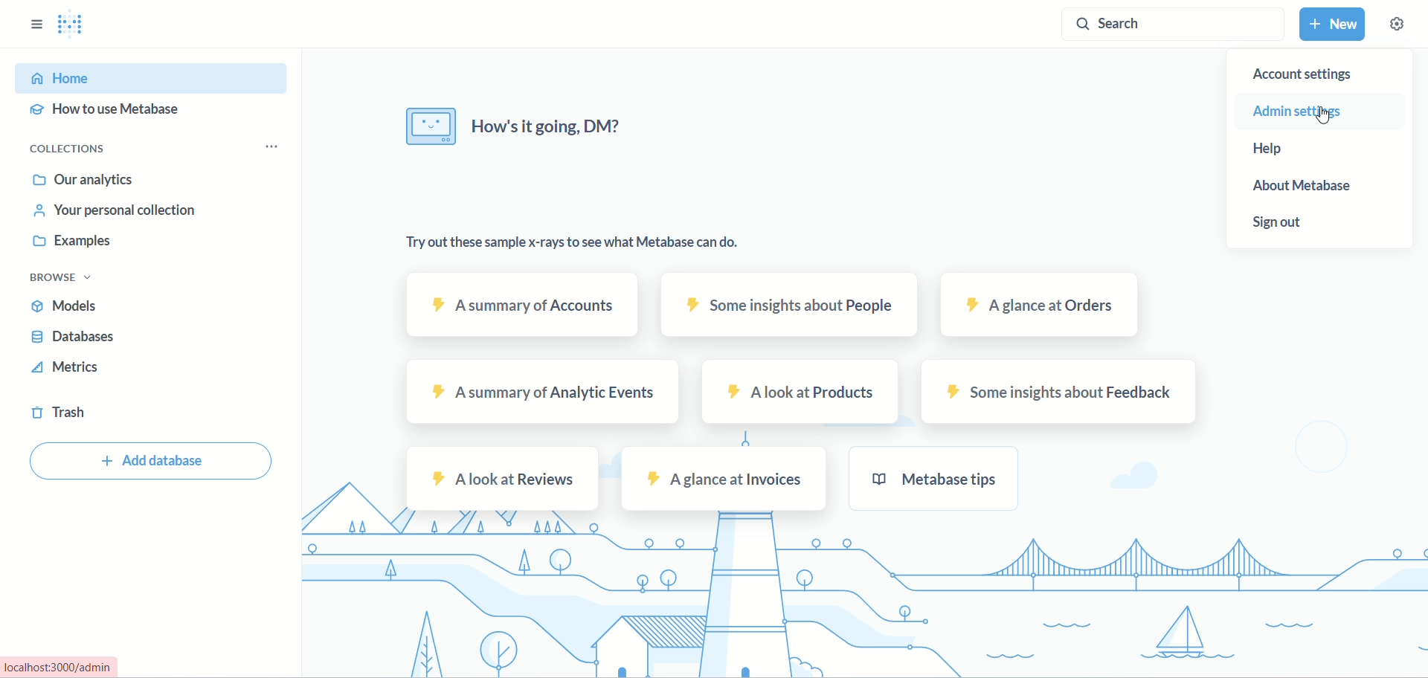  I want to click on collection, so click(66, 152).